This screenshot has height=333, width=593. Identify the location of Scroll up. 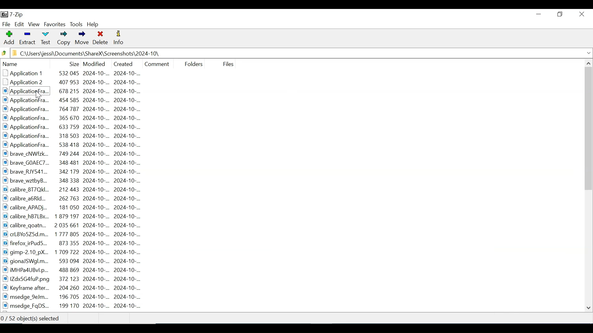
(589, 63).